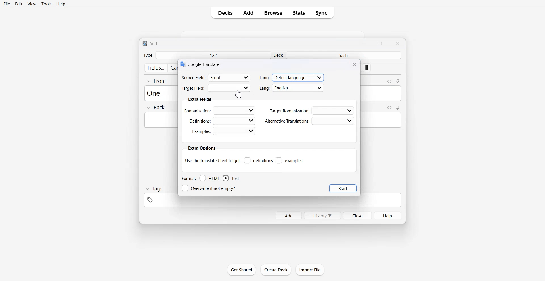 Image resolution: width=545 pixels, height=281 pixels. Describe the element at coordinates (210, 188) in the screenshot. I see `Overwrite if not empty` at that location.